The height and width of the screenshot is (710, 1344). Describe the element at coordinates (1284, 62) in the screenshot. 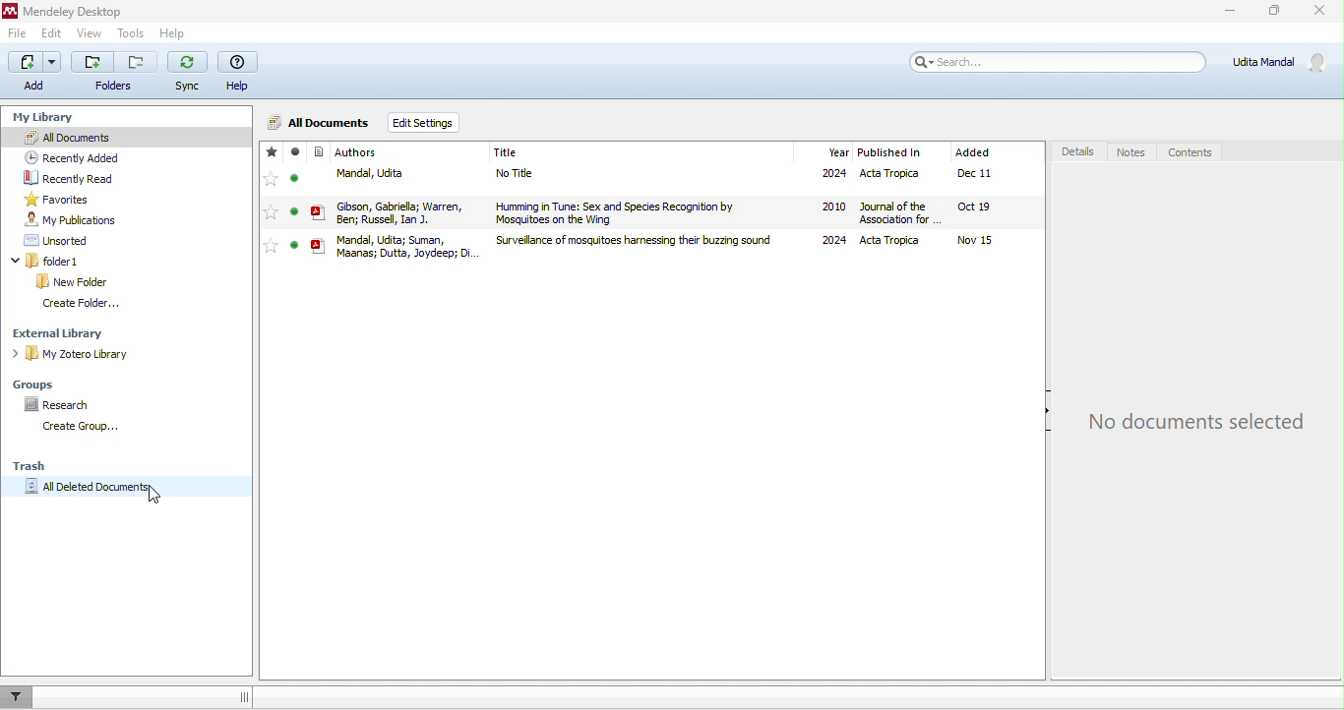

I see `Udita Mandal` at that location.